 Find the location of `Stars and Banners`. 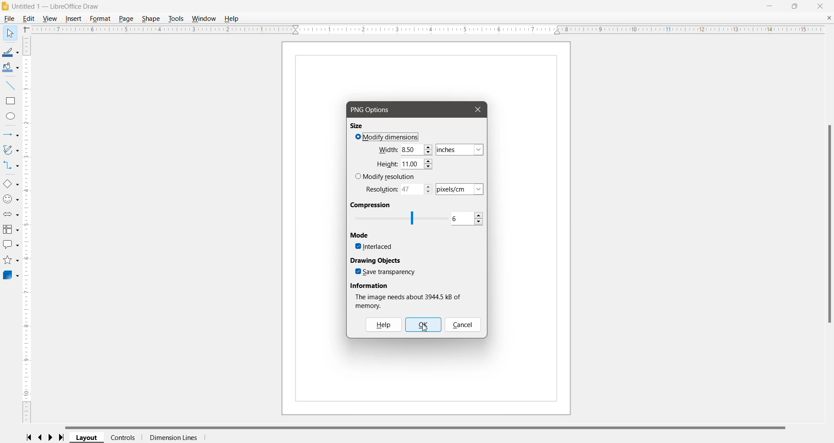

Stars and Banners is located at coordinates (10, 261).